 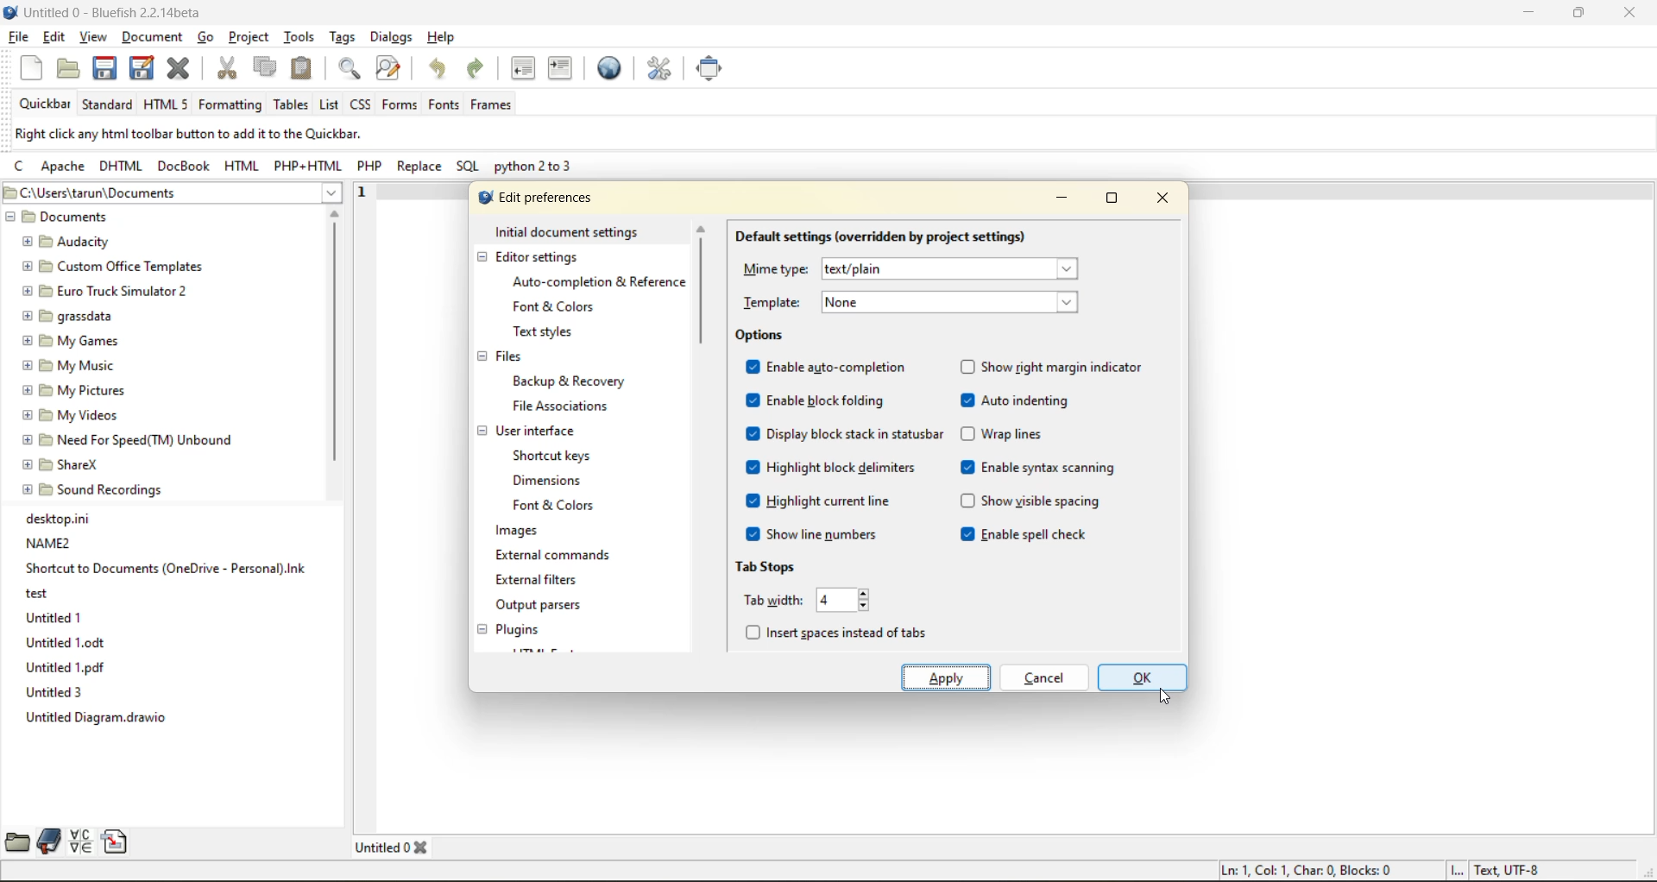 I want to click on open, so click(x=66, y=69).